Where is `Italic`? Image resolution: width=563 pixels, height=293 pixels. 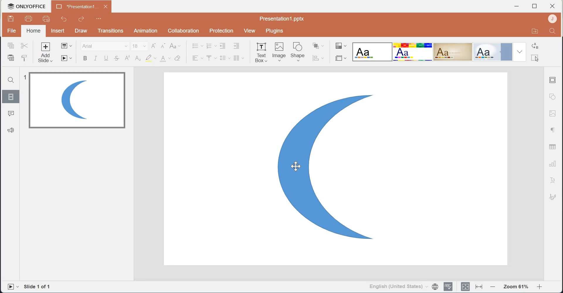 Italic is located at coordinates (96, 58).